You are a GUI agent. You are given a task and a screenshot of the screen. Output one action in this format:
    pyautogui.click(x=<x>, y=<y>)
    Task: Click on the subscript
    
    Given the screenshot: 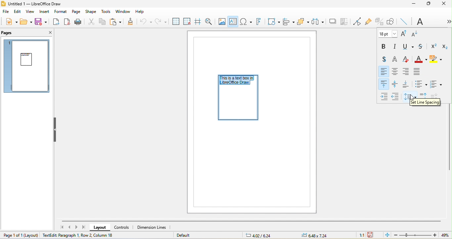 What is the action you would take?
    pyautogui.click(x=444, y=46)
    